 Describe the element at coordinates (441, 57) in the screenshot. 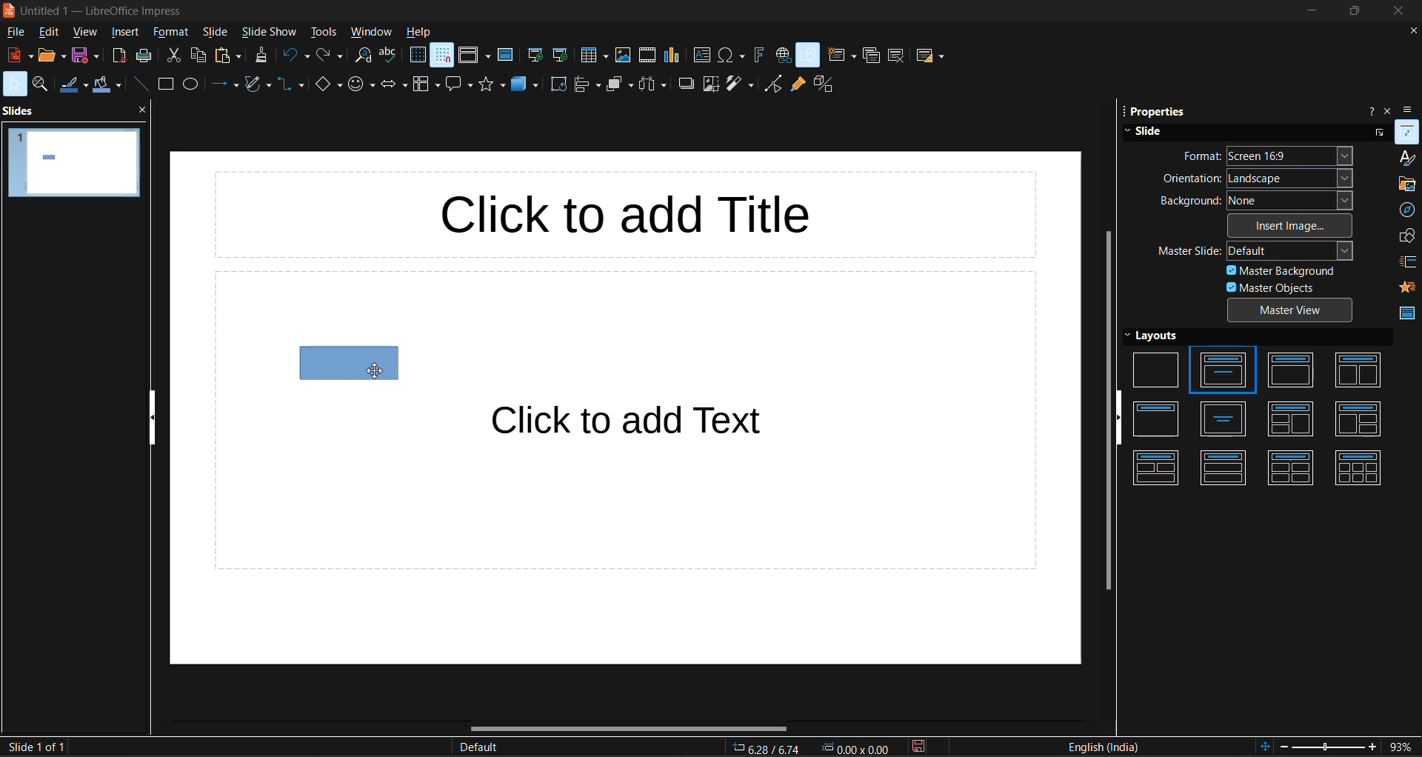

I see `snao to grid` at that location.